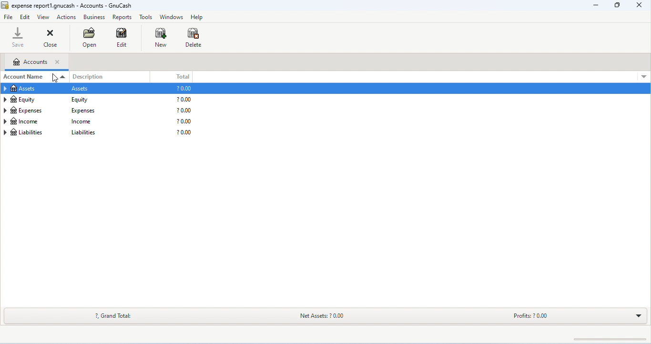 The height and width of the screenshot is (344, 651). Describe the element at coordinates (25, 77) in the screenshot. I see `account name` at that location.